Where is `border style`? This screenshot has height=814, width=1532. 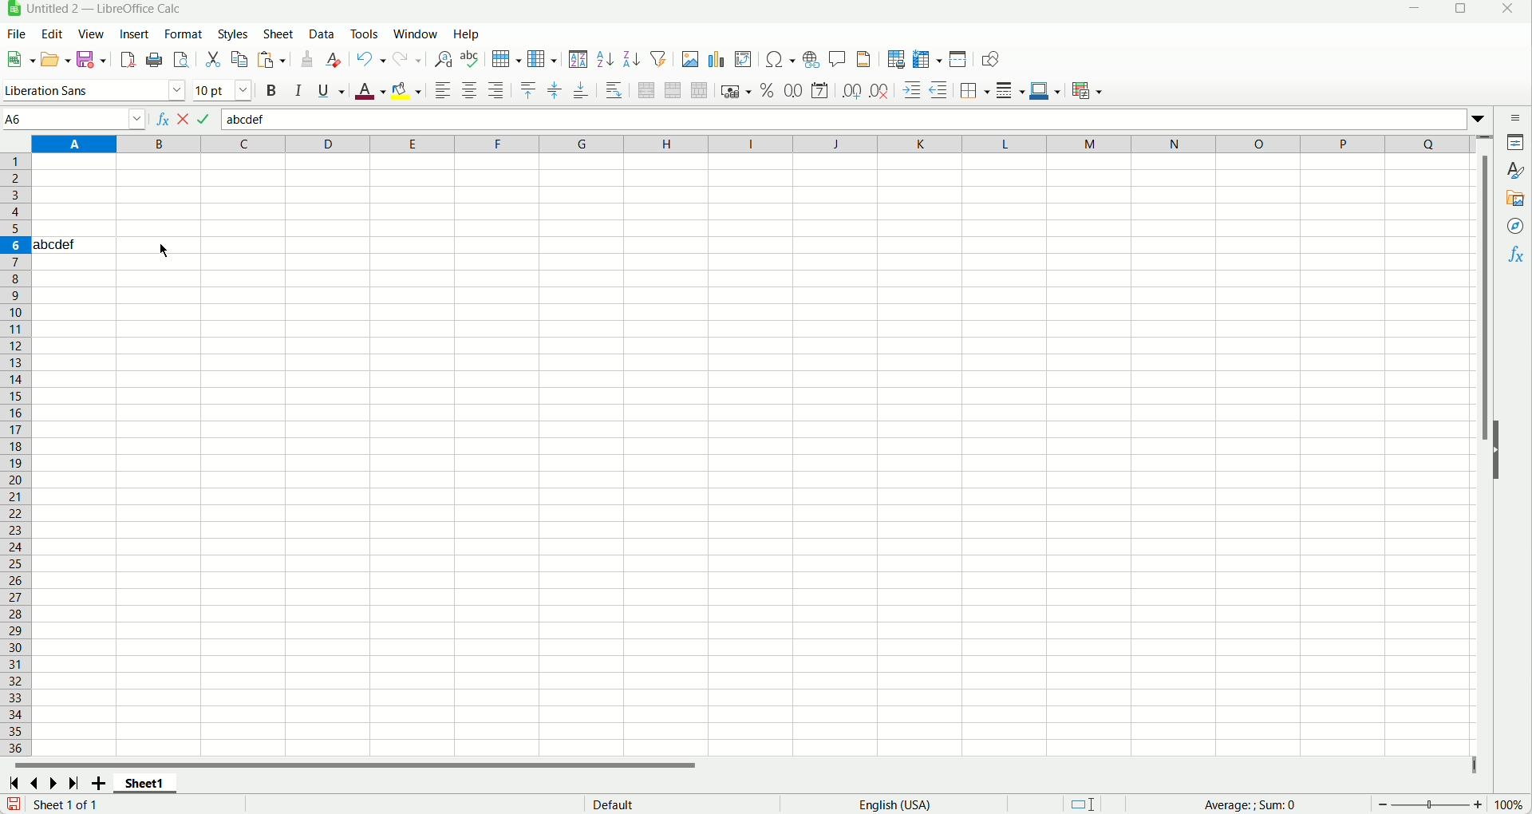
border style is located at coordinates (1009, 91).